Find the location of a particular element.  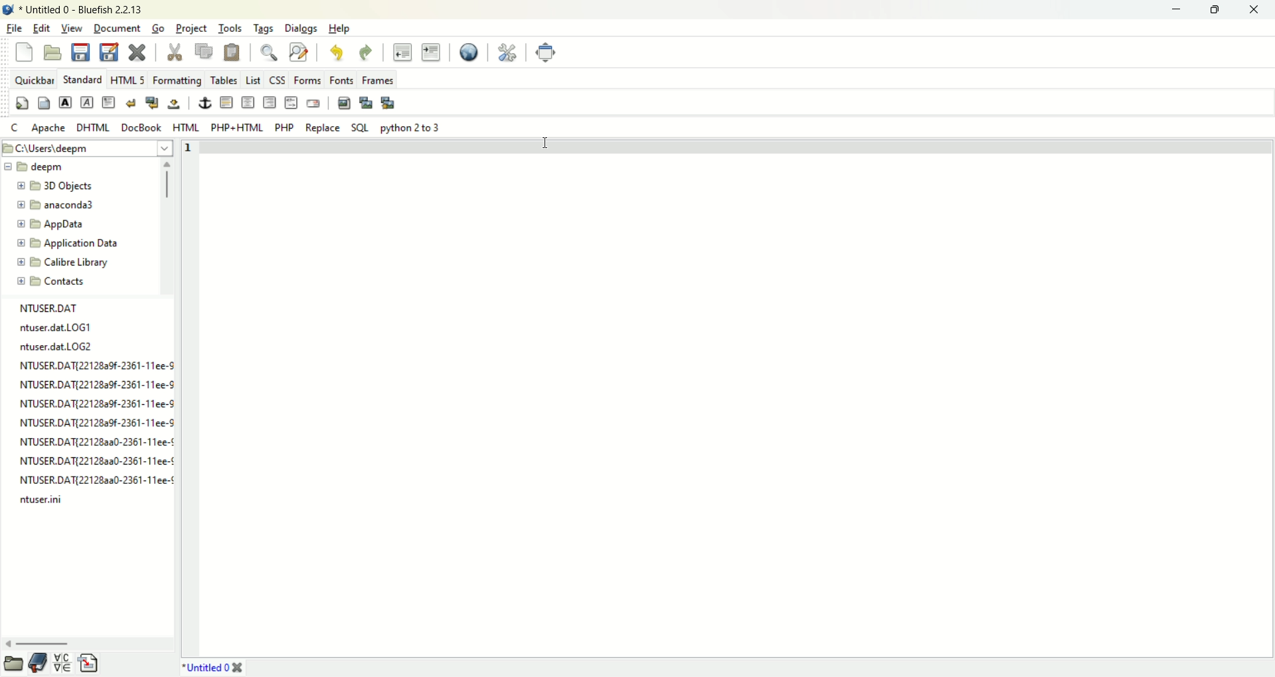

List is located at coordinates (252, 81).